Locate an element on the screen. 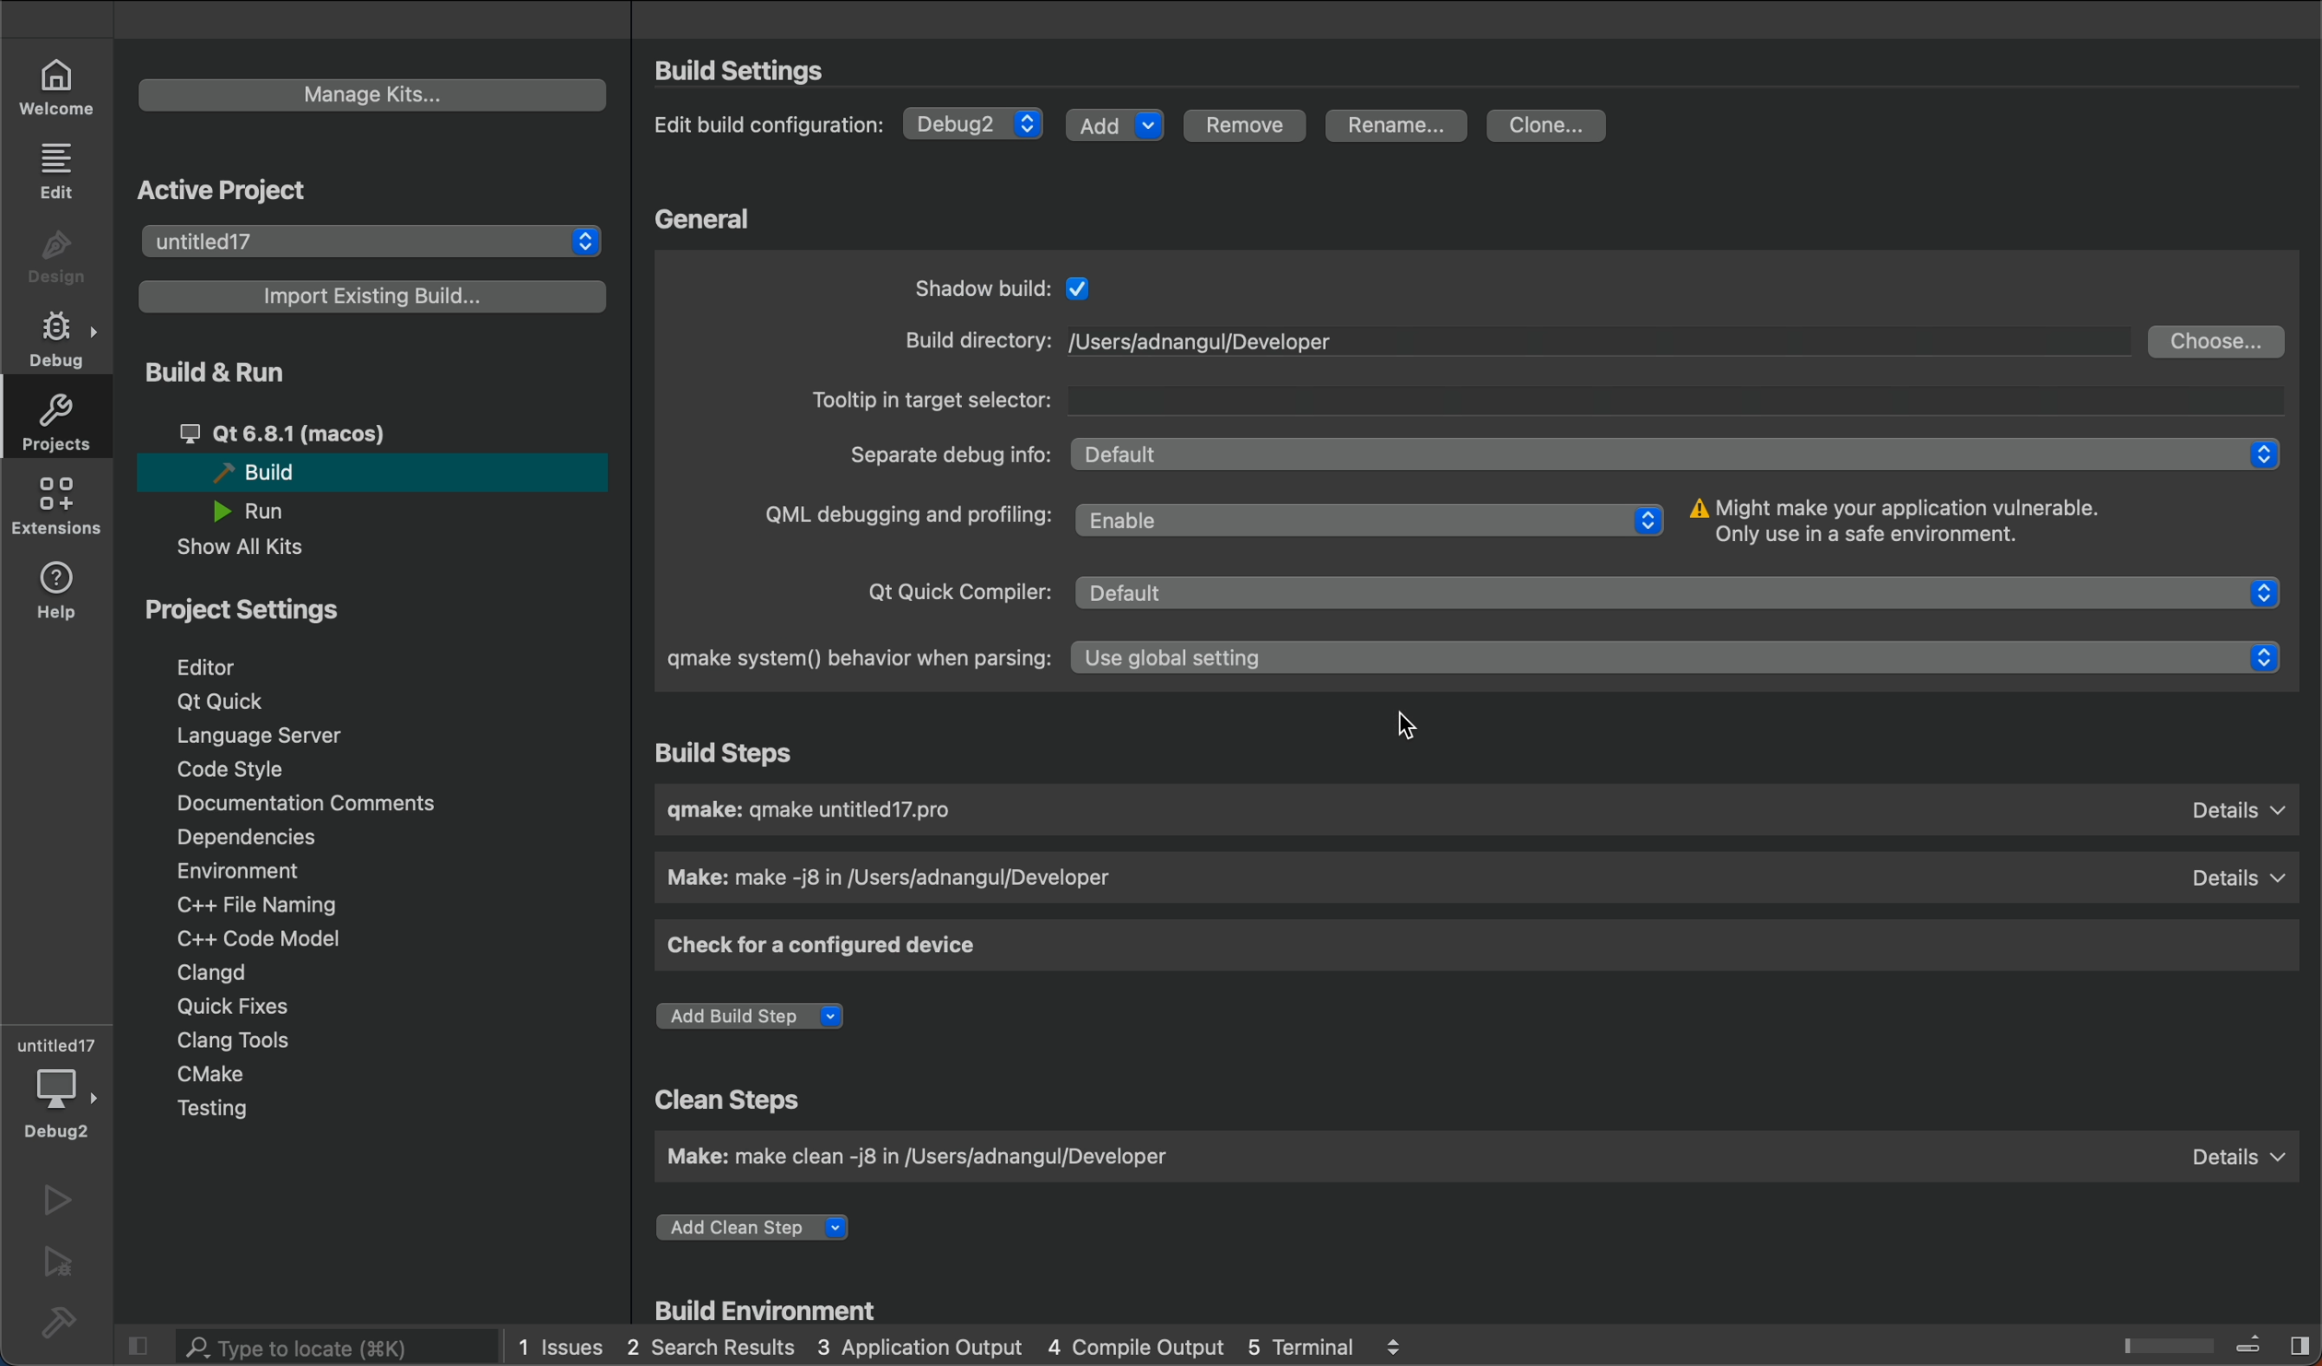 This screenshot has height=1366, width=2322. testing is located at coordinates (234, 1114).